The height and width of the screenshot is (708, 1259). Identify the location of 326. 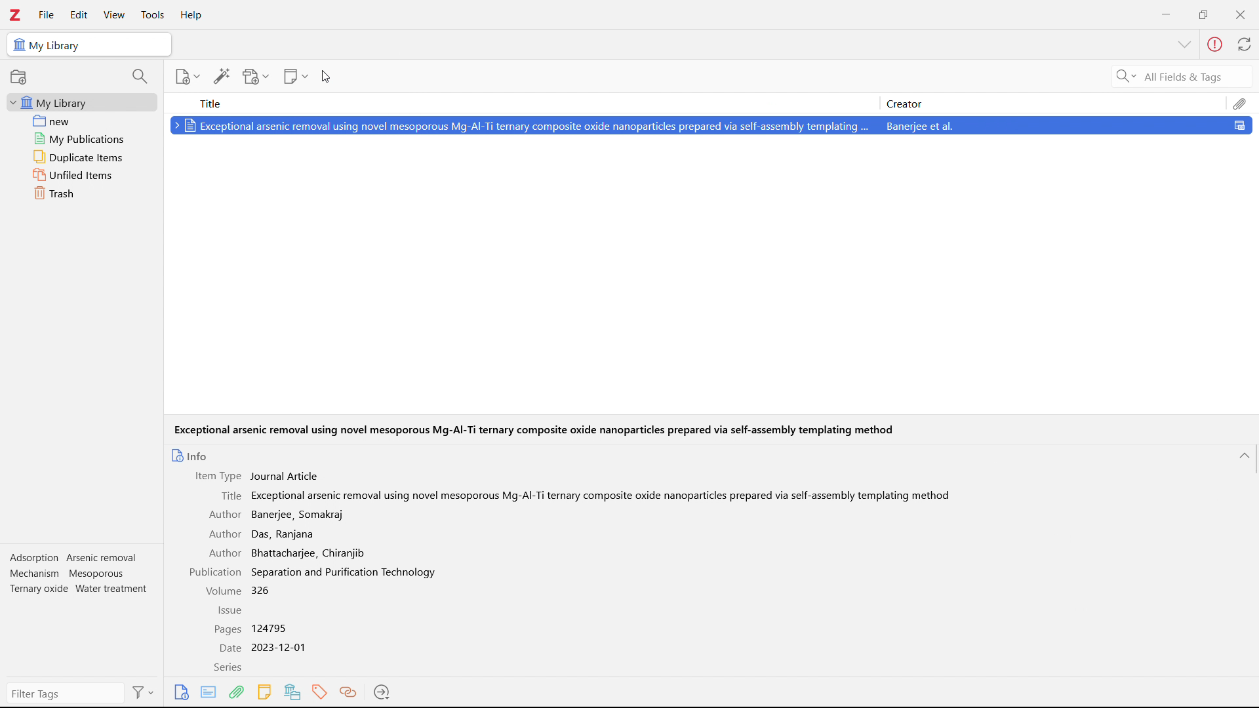
(262, 590).